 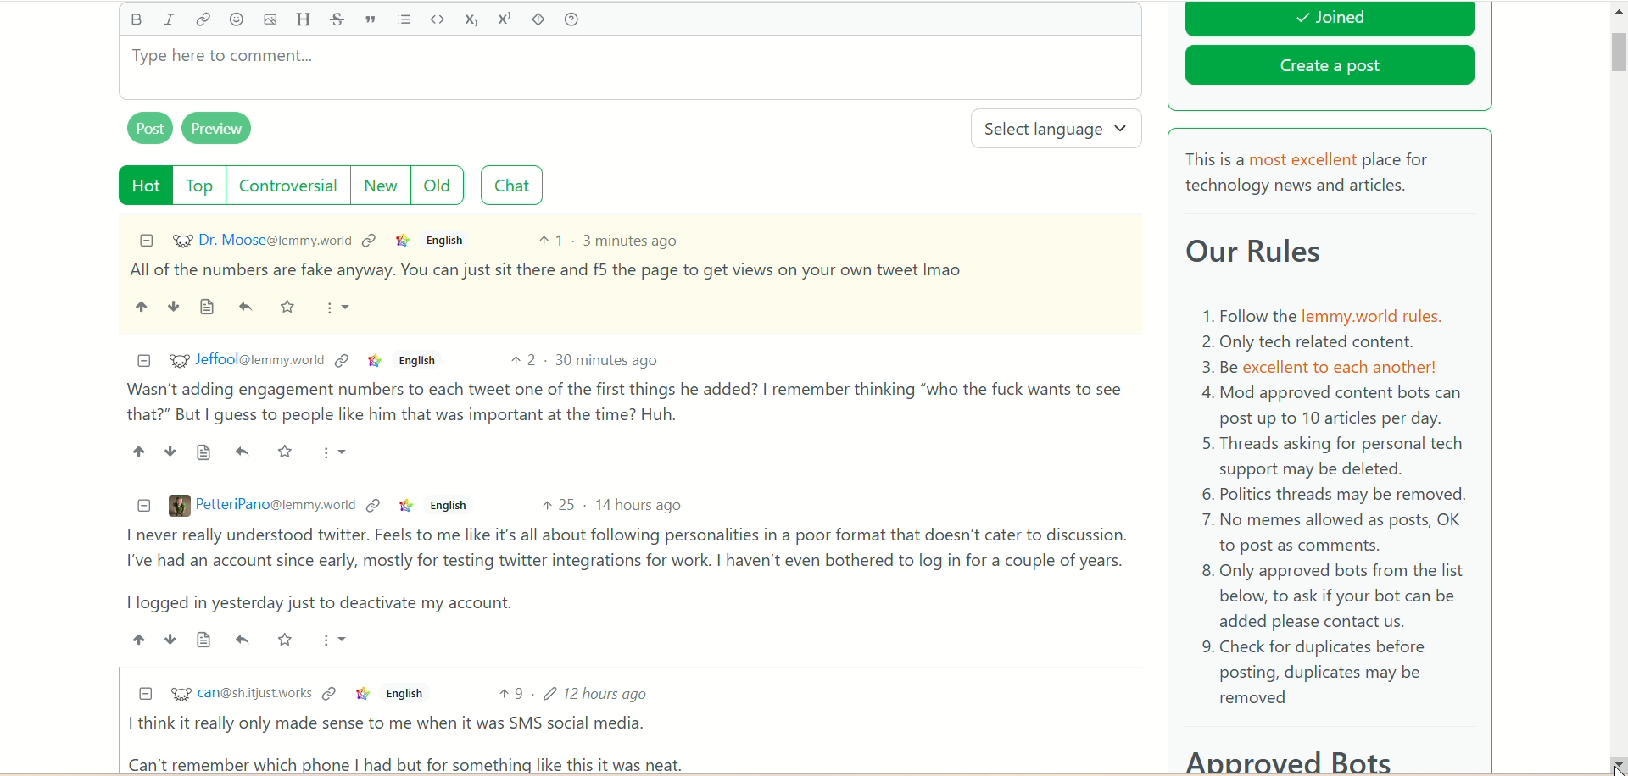 I want to click on Downvote, so click(x=170, y=640).